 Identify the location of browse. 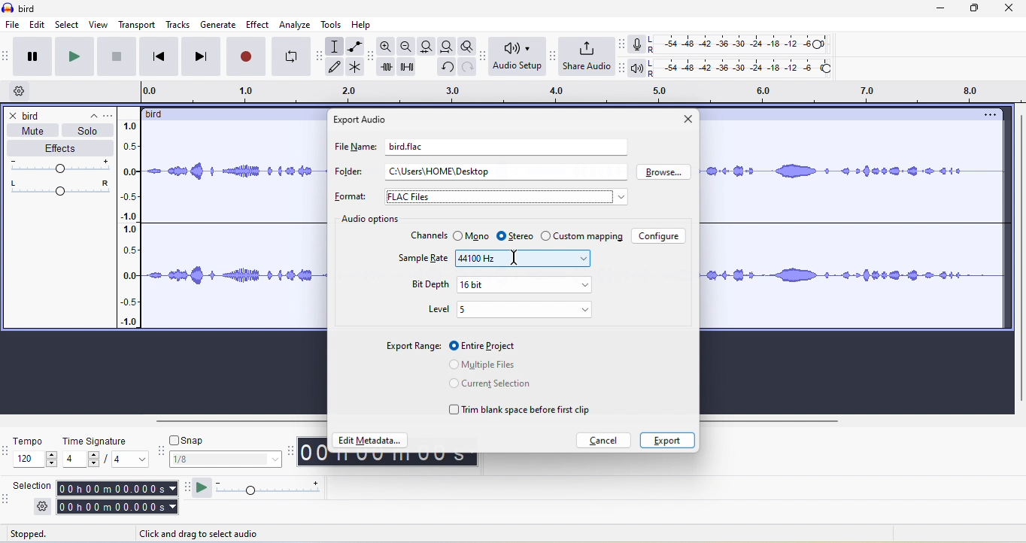
(663, 172).